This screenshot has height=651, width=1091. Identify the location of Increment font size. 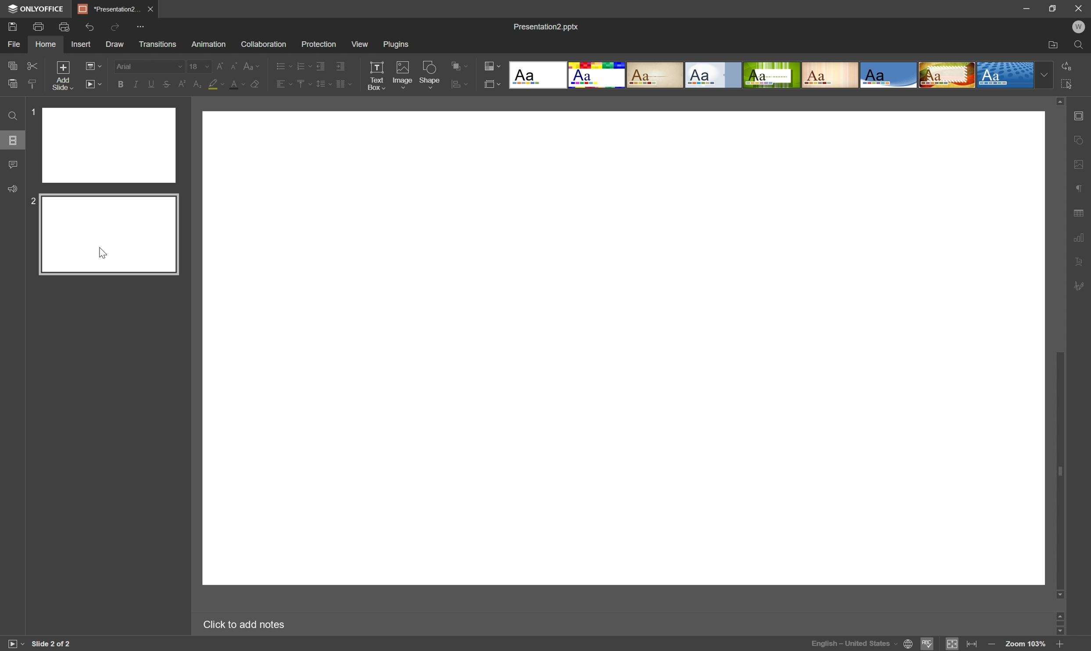
(218, 64).